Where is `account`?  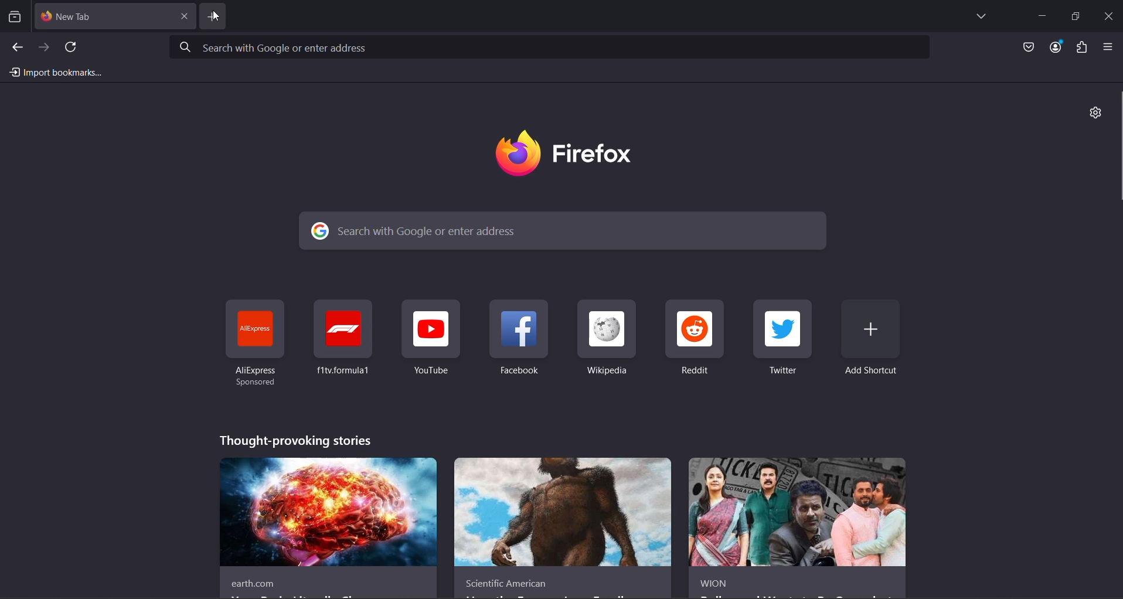 account is located at coordinates (1056, 48).